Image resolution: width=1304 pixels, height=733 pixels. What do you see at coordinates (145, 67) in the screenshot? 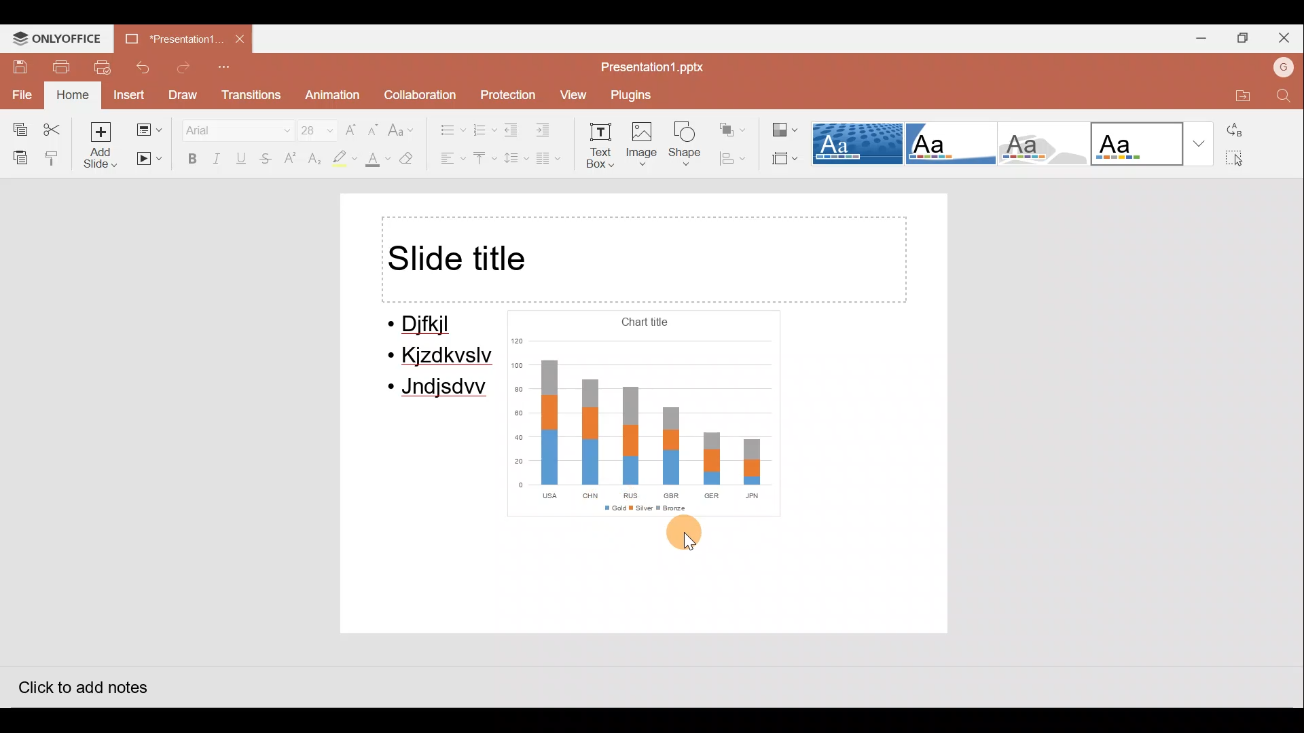
I see `Undo` at bounding box center [145, 67].